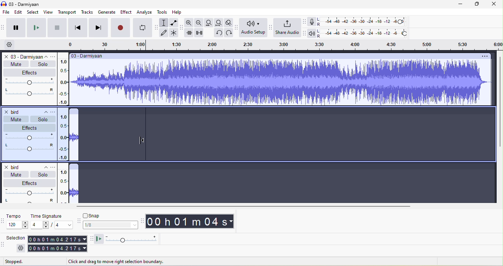 This screenshot has width=503, height=266. Describe the element at coordinates (312, 23) in the screenshot. I see `record meter` at that location.